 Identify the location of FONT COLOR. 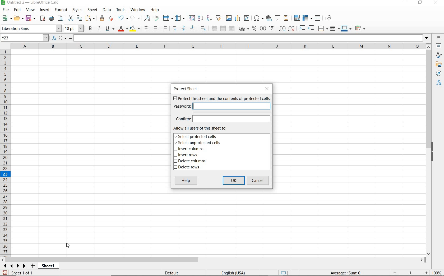
(123, 29).